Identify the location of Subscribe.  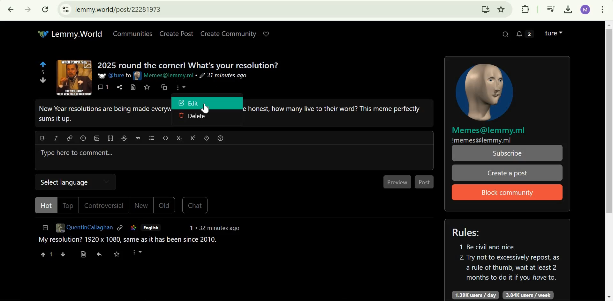
(508, 153).